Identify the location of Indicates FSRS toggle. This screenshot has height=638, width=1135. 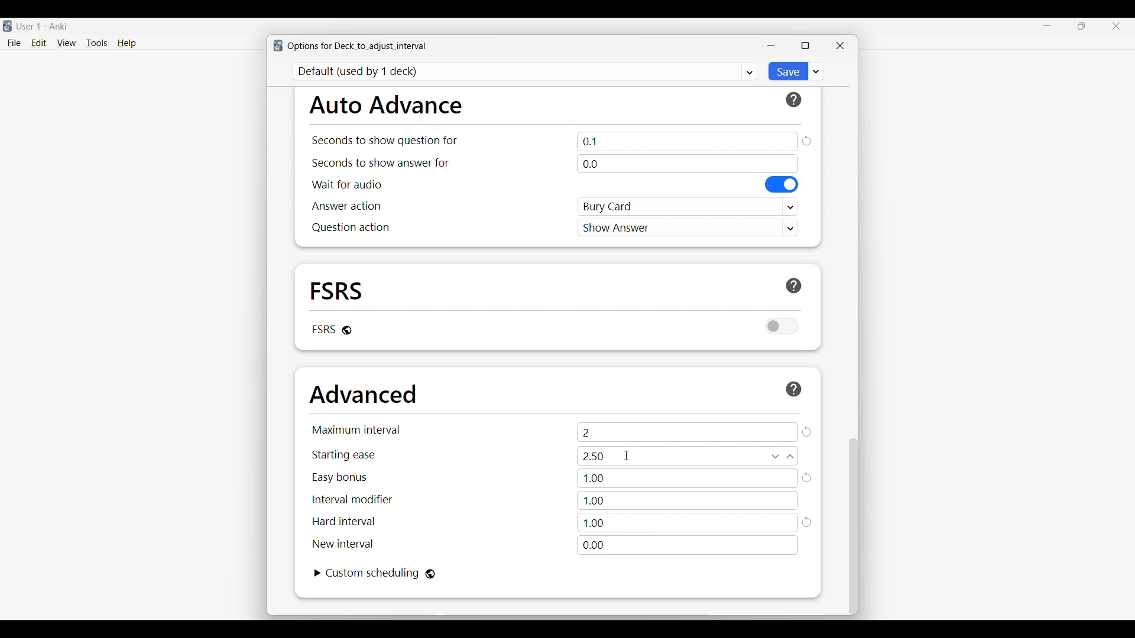
(323, 329).